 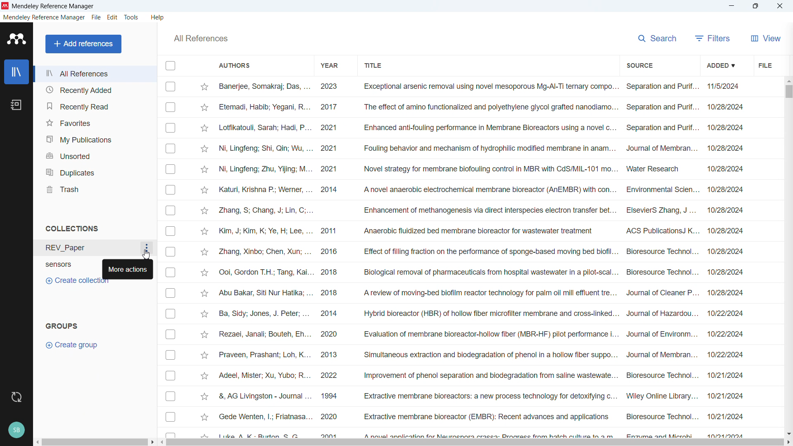 What do you see at coordinates (204, 211) in the screenshot?
I see `Star mark respective publication` at bounding box center [204, 211].